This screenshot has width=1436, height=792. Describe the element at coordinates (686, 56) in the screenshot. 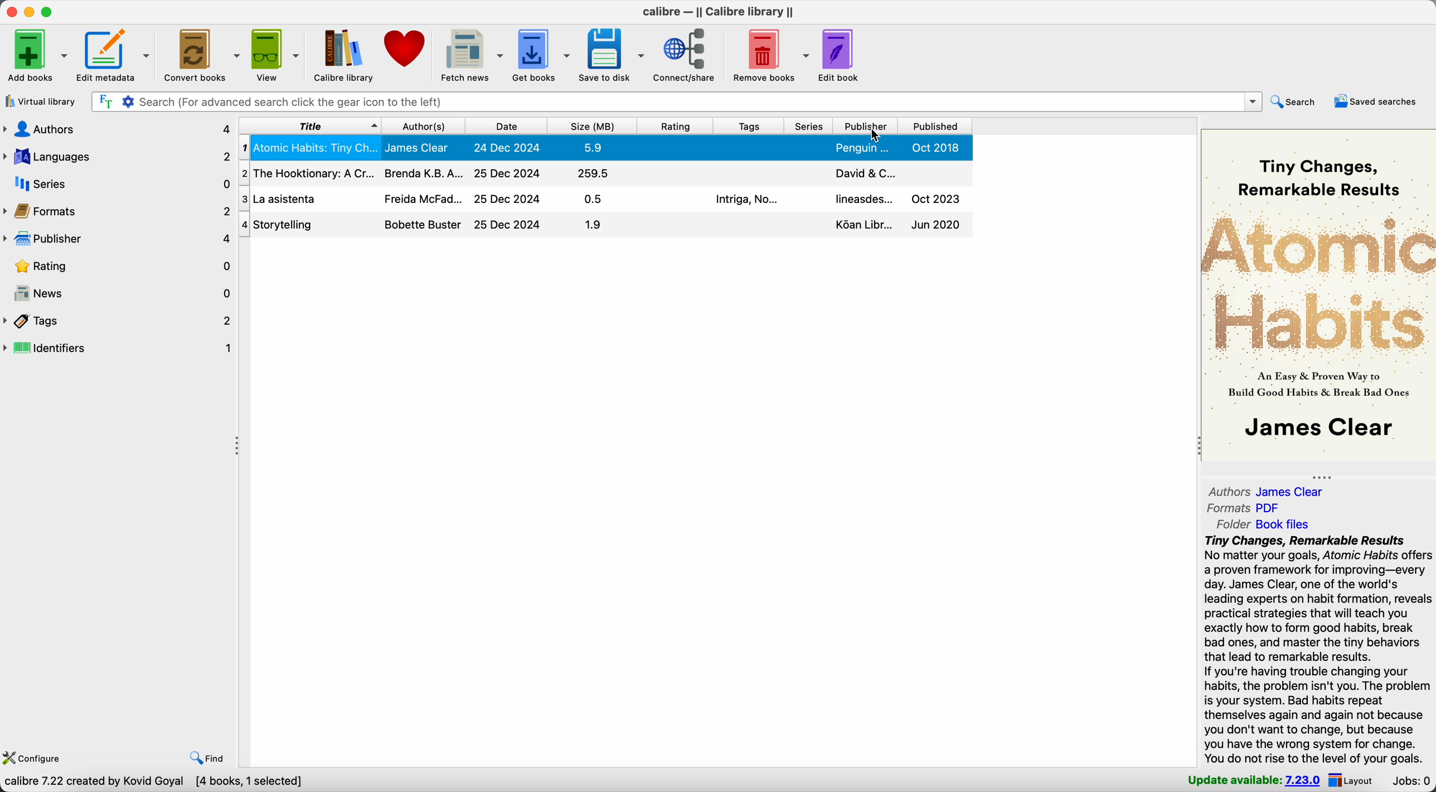

I see `connect/share` at that location.